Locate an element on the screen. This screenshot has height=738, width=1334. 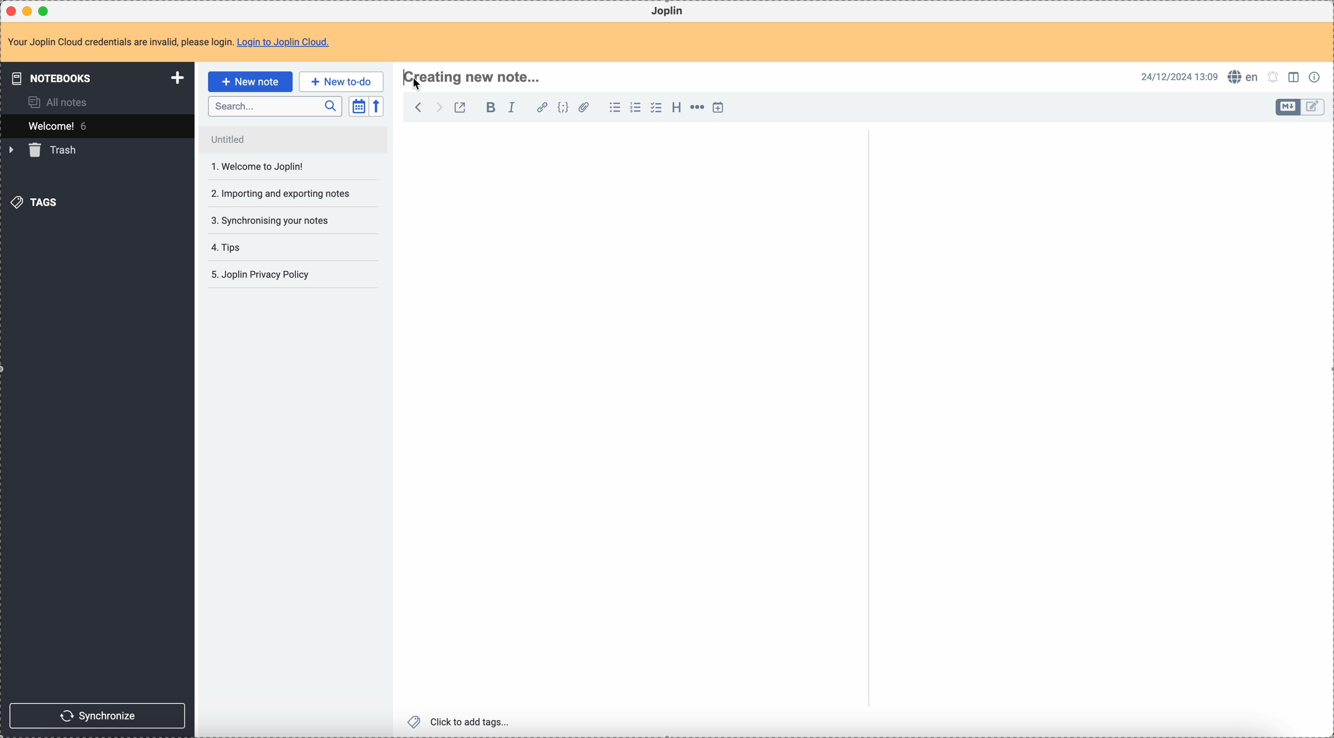
italic is located at coordinates (511, 107).